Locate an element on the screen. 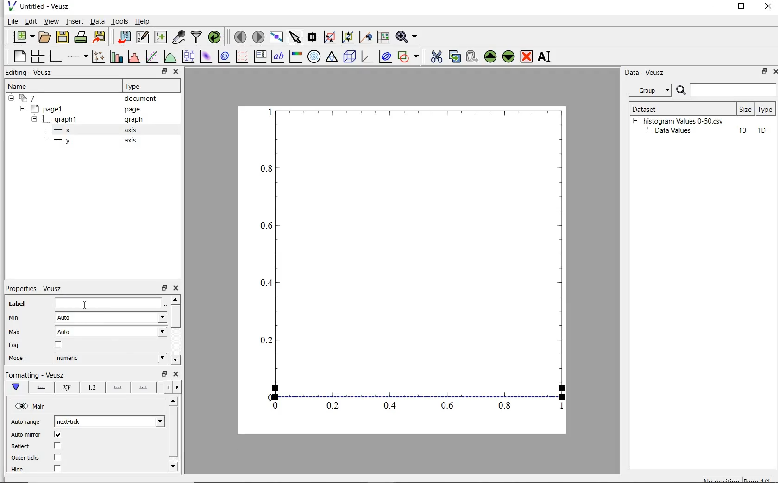  | Outer ticks is located at coordinates (26, 458).